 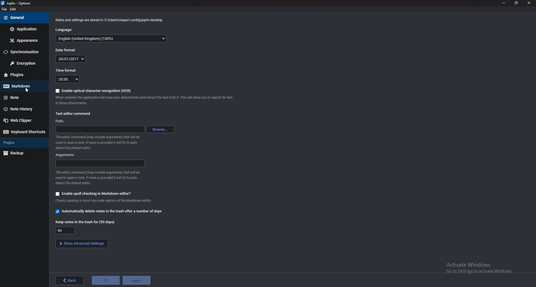 What do you see at coordinates (66, 230) in the screenshot?
I see `Keep notes in the trash for` at bounding box center [66, 230].